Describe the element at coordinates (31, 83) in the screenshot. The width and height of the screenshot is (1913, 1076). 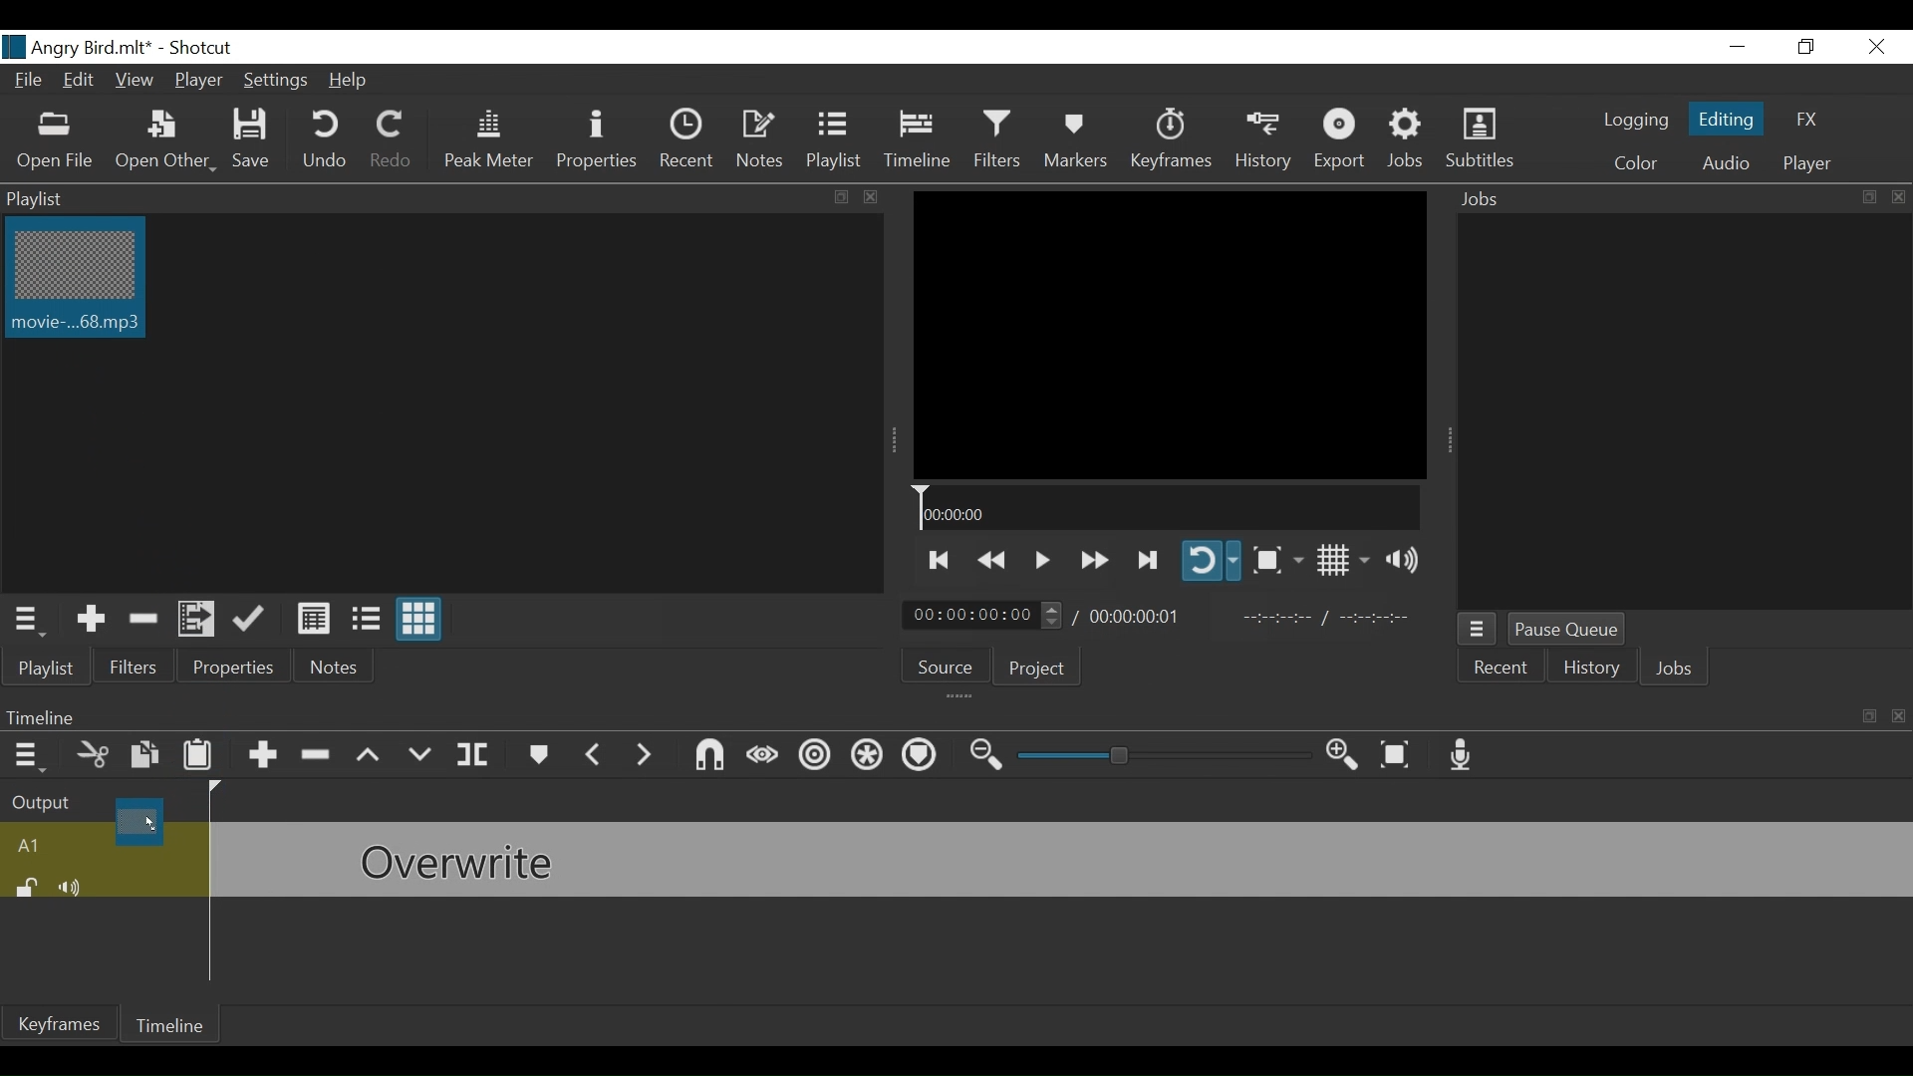
I see `File` at that location.